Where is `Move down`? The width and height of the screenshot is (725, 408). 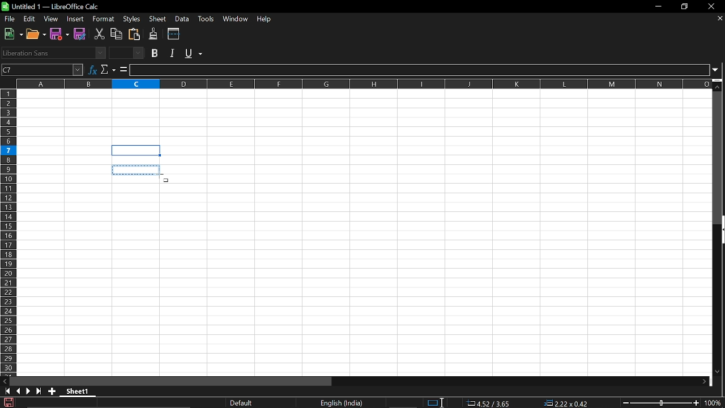
Move down is located at coordinates (719, 84).